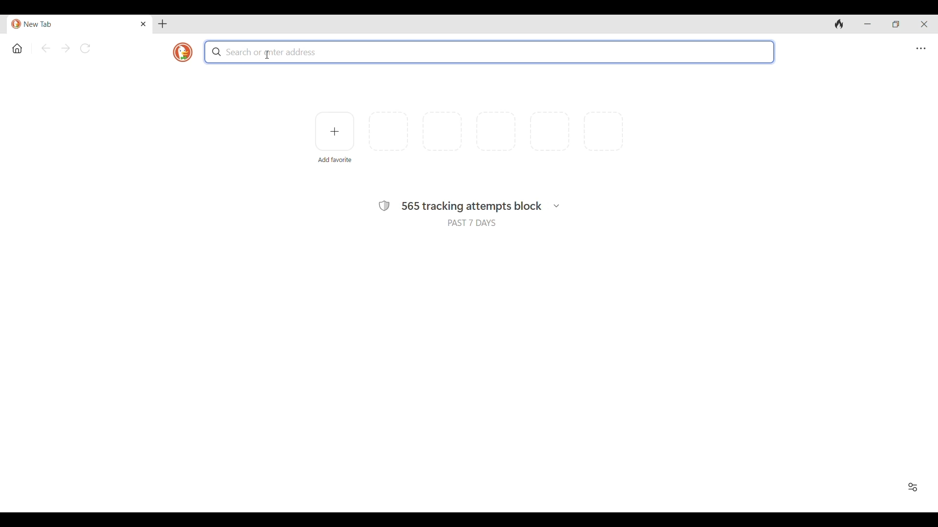 The height and width of the screenshot is (527, 938). What do you see at coordinates (162, 24) in the screenshot?
I see `Add new tab` at bounding box center [162, 24].